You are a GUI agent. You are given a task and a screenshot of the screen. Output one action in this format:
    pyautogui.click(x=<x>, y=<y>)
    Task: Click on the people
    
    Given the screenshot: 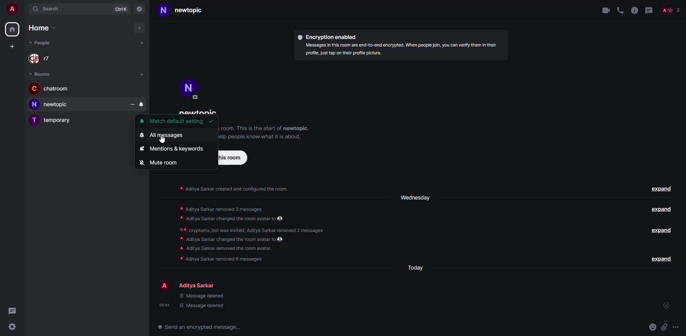 What is the action you would take?
    pyautogui.click(x=42, y=59)
    